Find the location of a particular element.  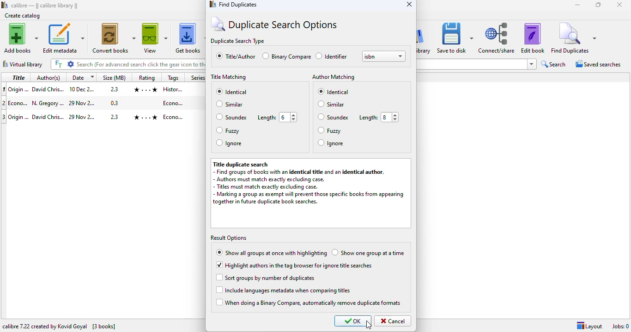

OK is located at coordinates (353, 321).